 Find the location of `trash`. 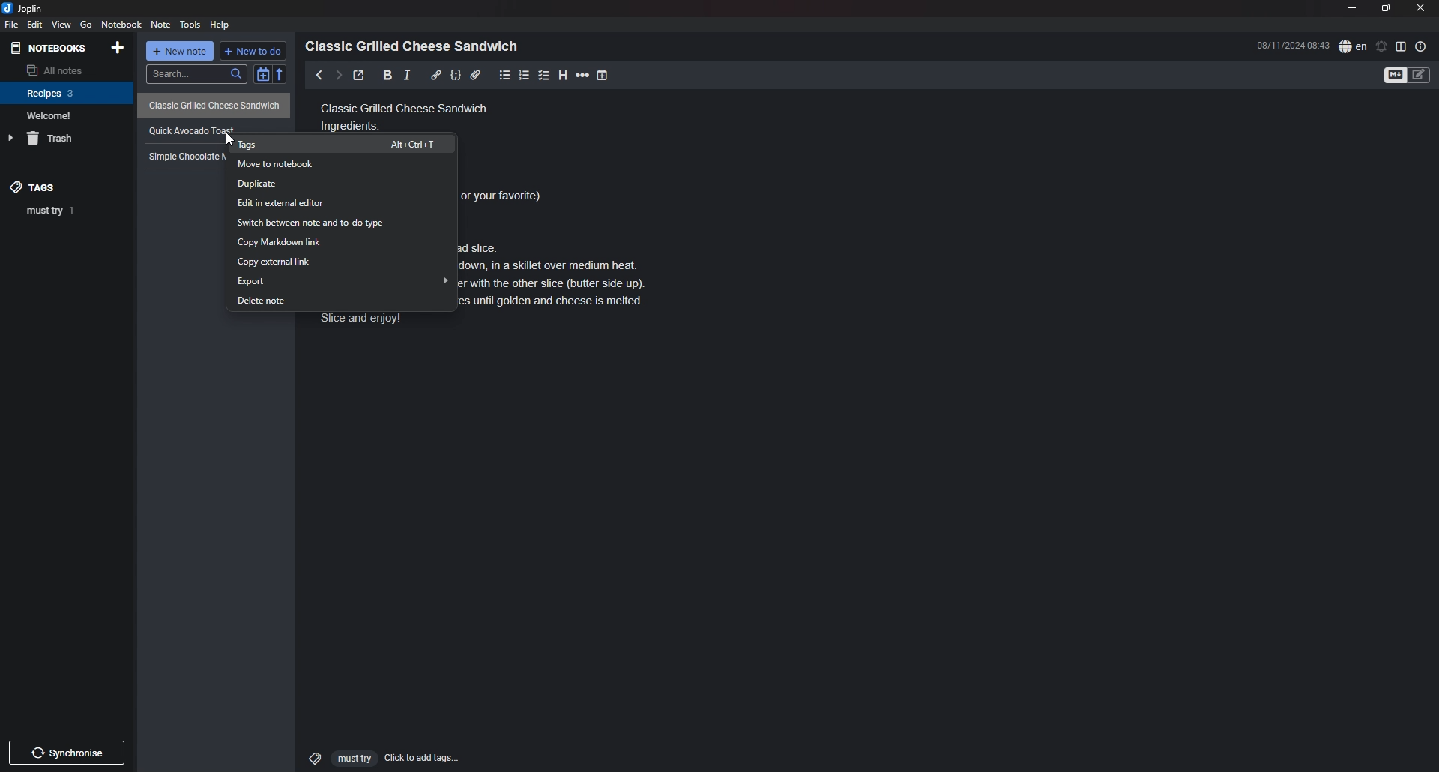

trash is located at coordinates (68, 139).